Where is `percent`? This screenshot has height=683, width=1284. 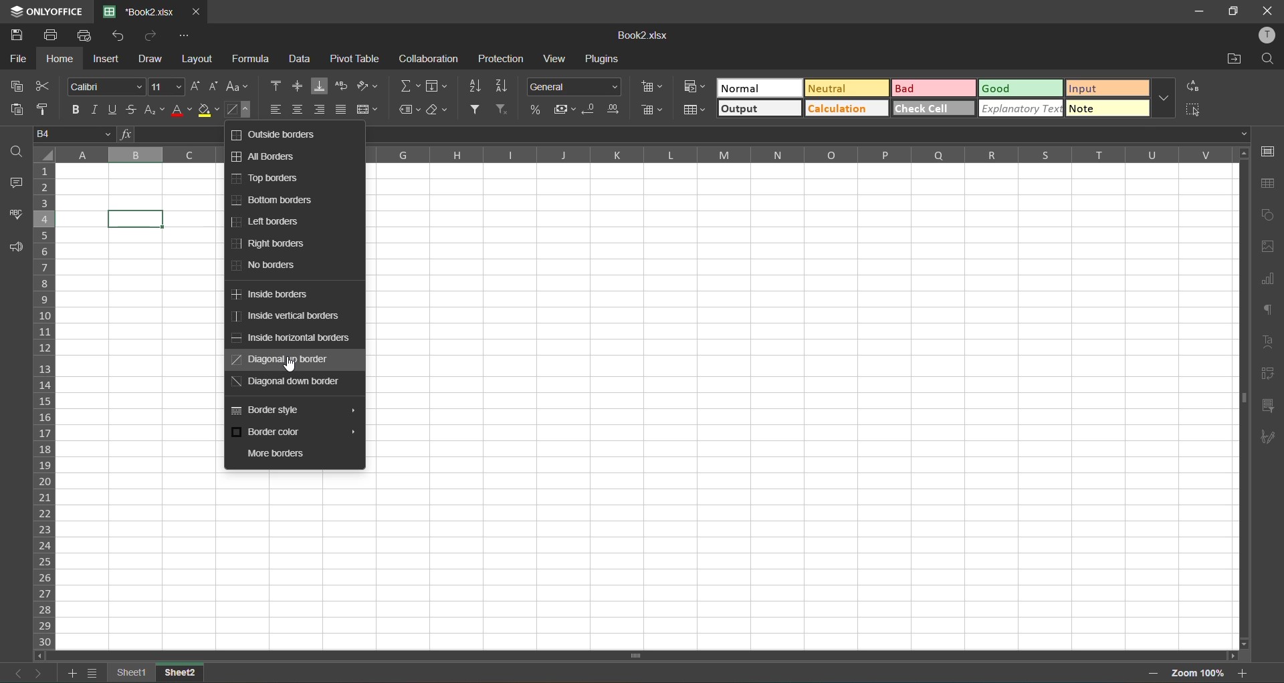 percent is located at coordinates (534, 111).